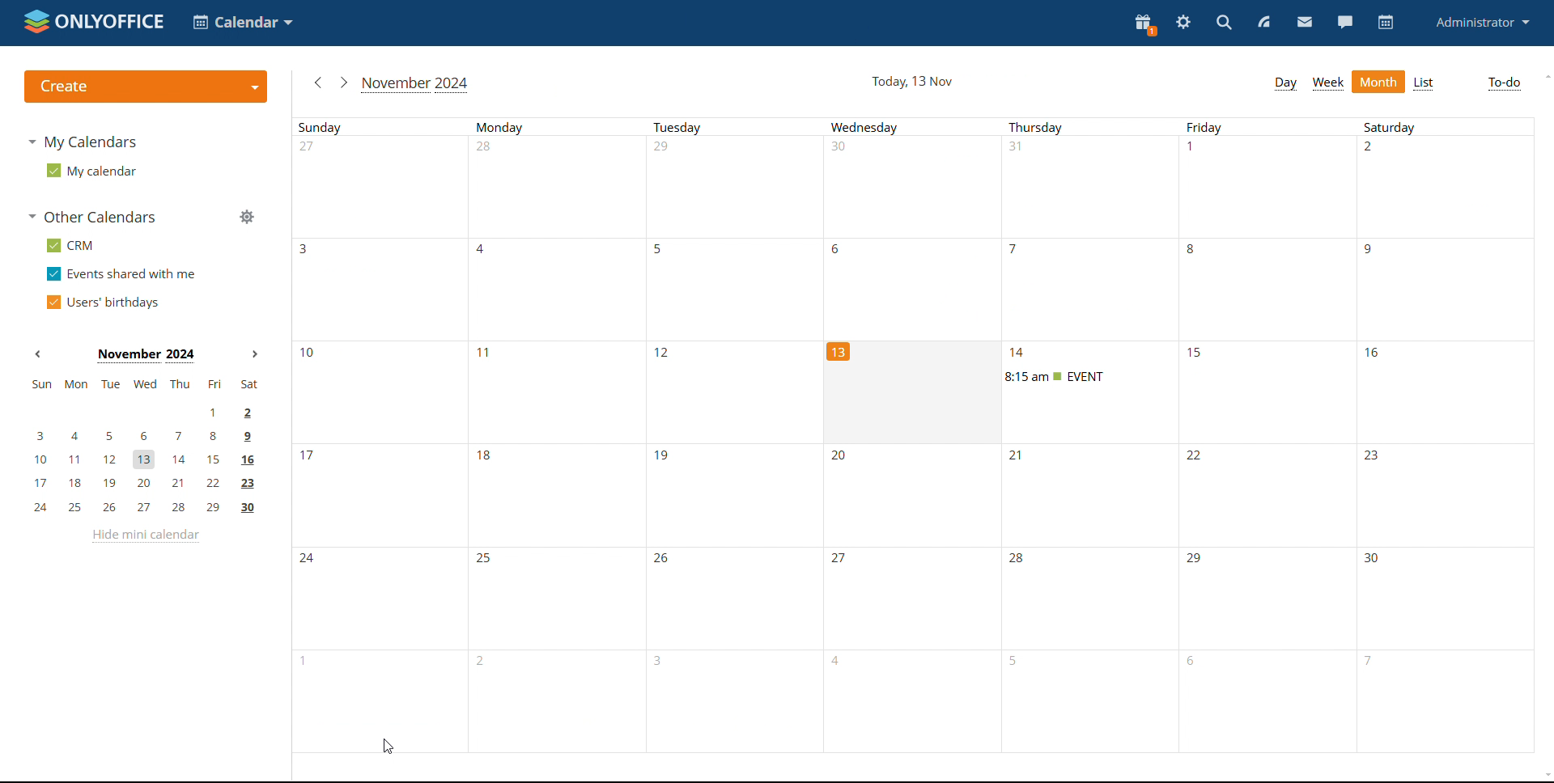  What do you see at coordinates (144, 356) in the screenshot?
I see `current month` at bounding box center [144, 356].